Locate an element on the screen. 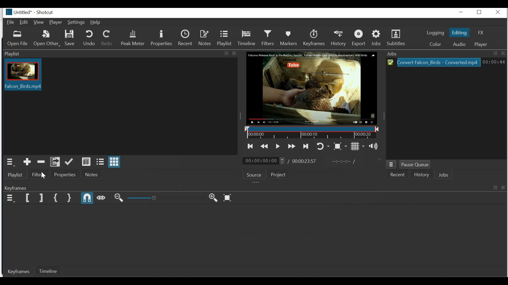 This screenshot has width=508, height=285. Play quickly backward is located at coordinates (264, 146).